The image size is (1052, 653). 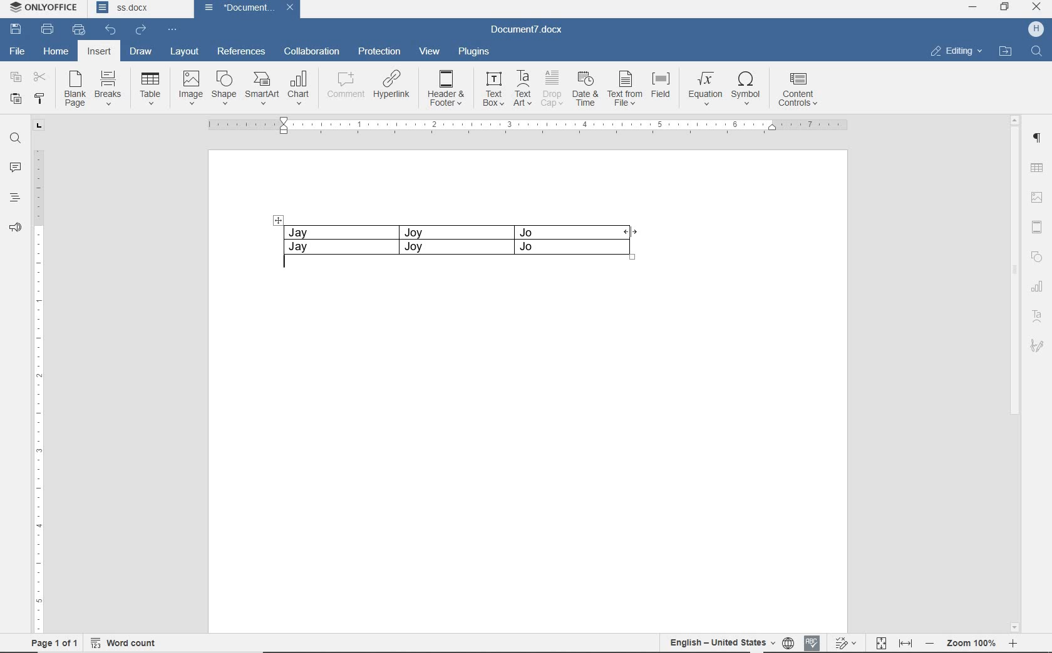 What do you see at coordinates (41, 76) in the screenshot?
I see `CUT` at bounding box center [41, 76].